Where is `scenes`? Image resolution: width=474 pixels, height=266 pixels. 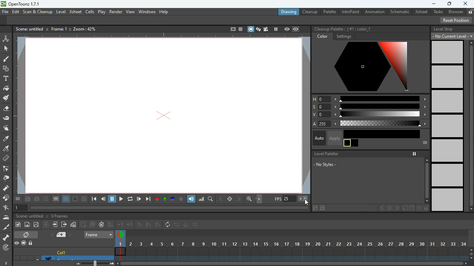
scenes is located at coordinates (258, 29).